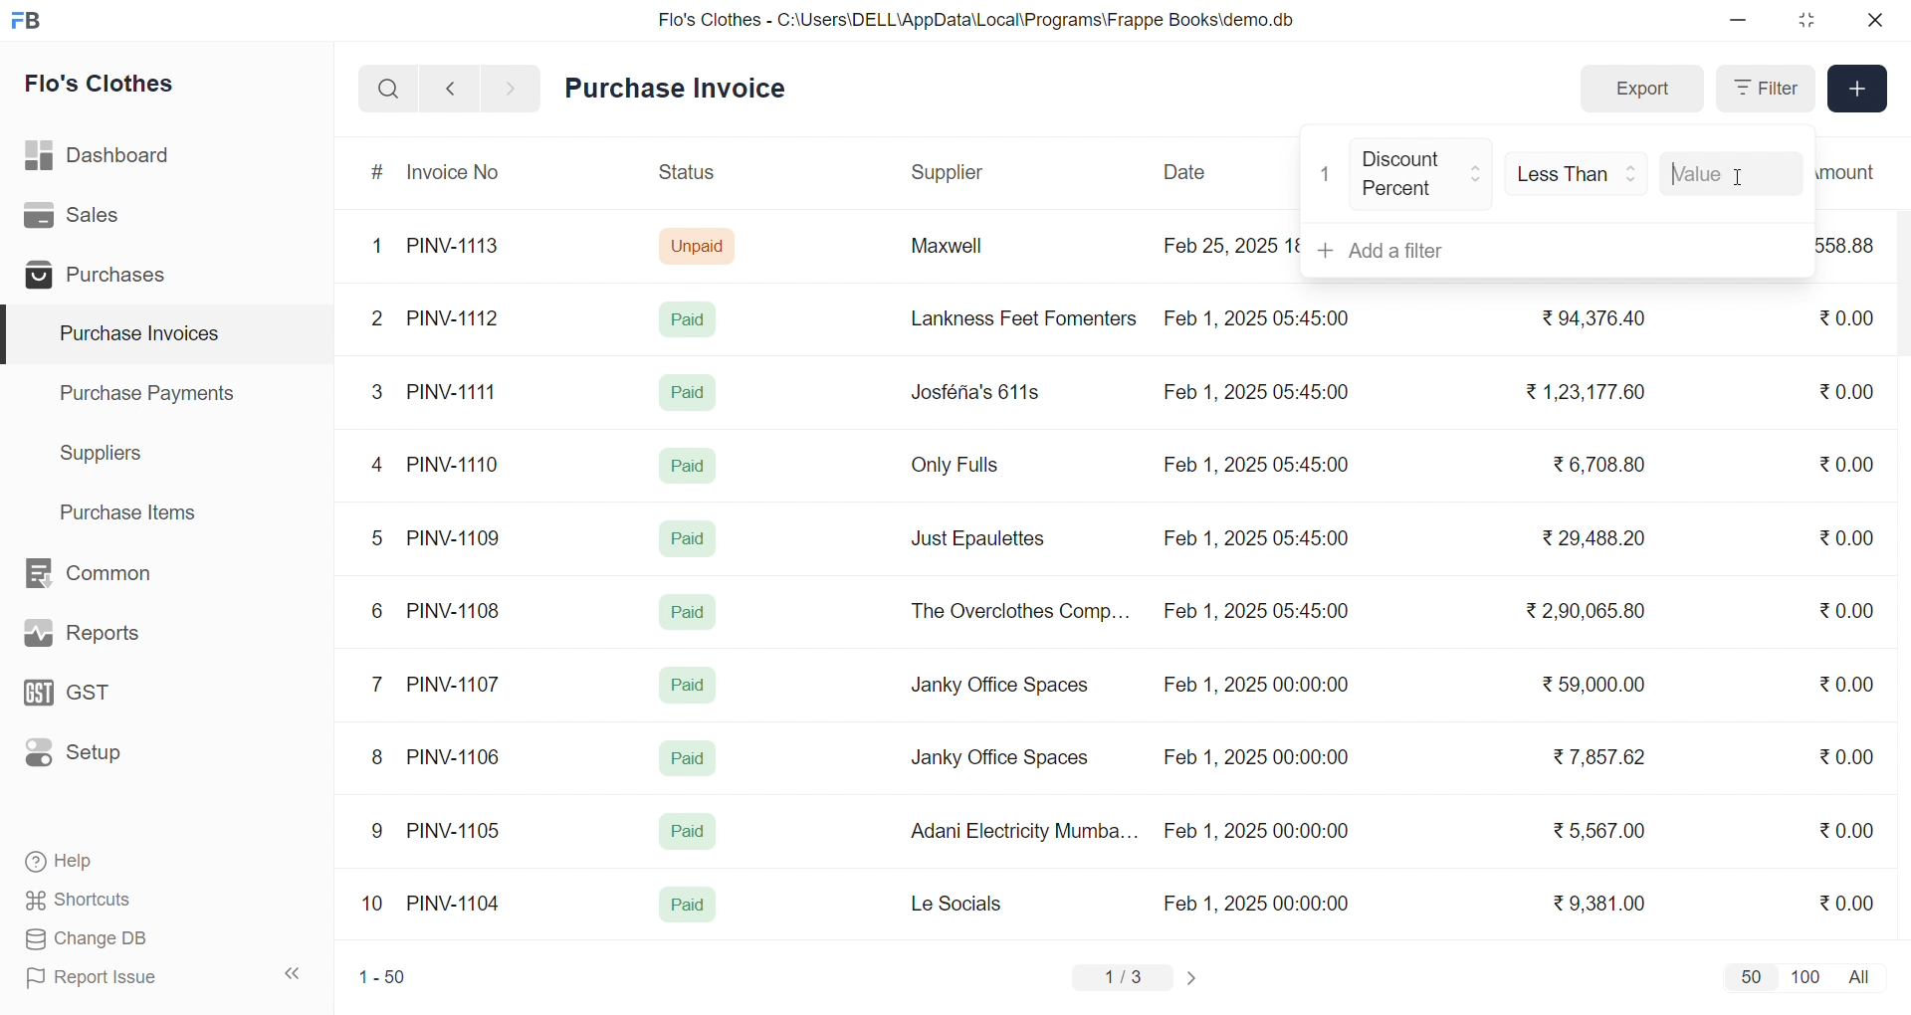 This screenshot has height=1015, width=1911. Describe the element at coordinates (153, 392) in the screenshot. I see `Purchase Payments` at that location.